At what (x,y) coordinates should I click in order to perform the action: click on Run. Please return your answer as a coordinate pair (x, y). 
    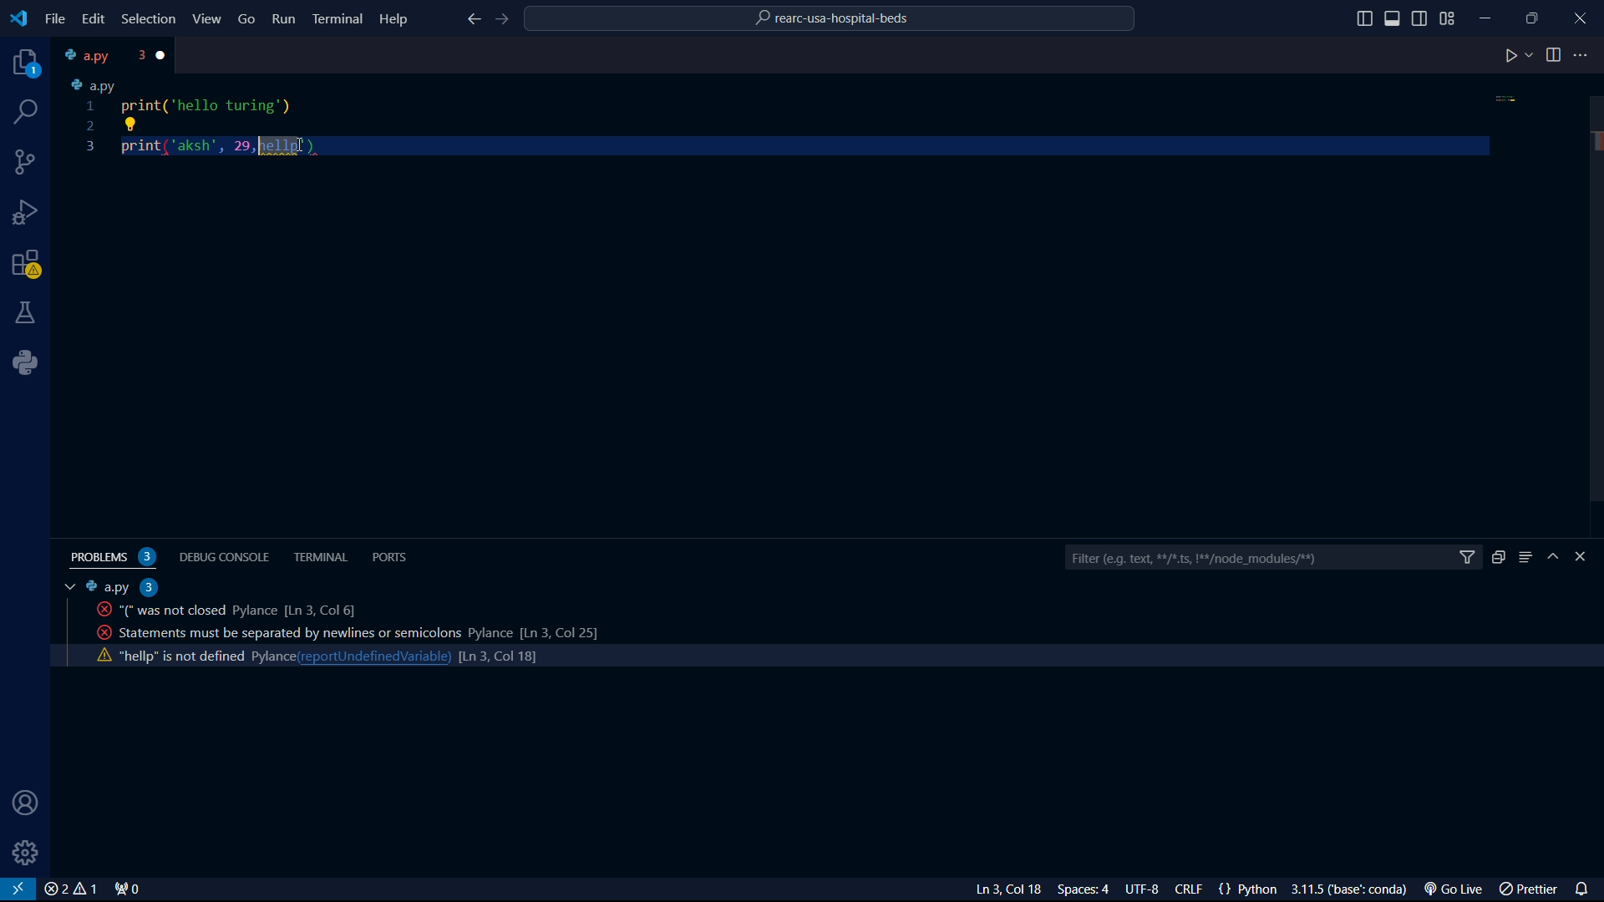
    Looking at the image, I should click on (285, 22).